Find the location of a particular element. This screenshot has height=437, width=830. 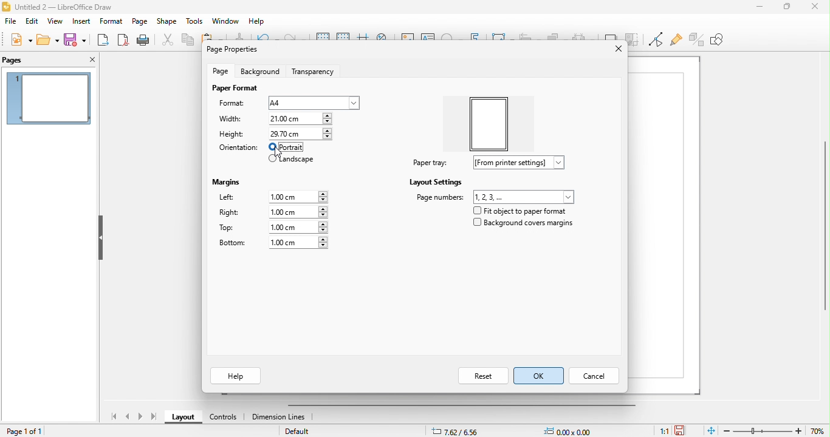

clone is located at coordinates (239, 37).